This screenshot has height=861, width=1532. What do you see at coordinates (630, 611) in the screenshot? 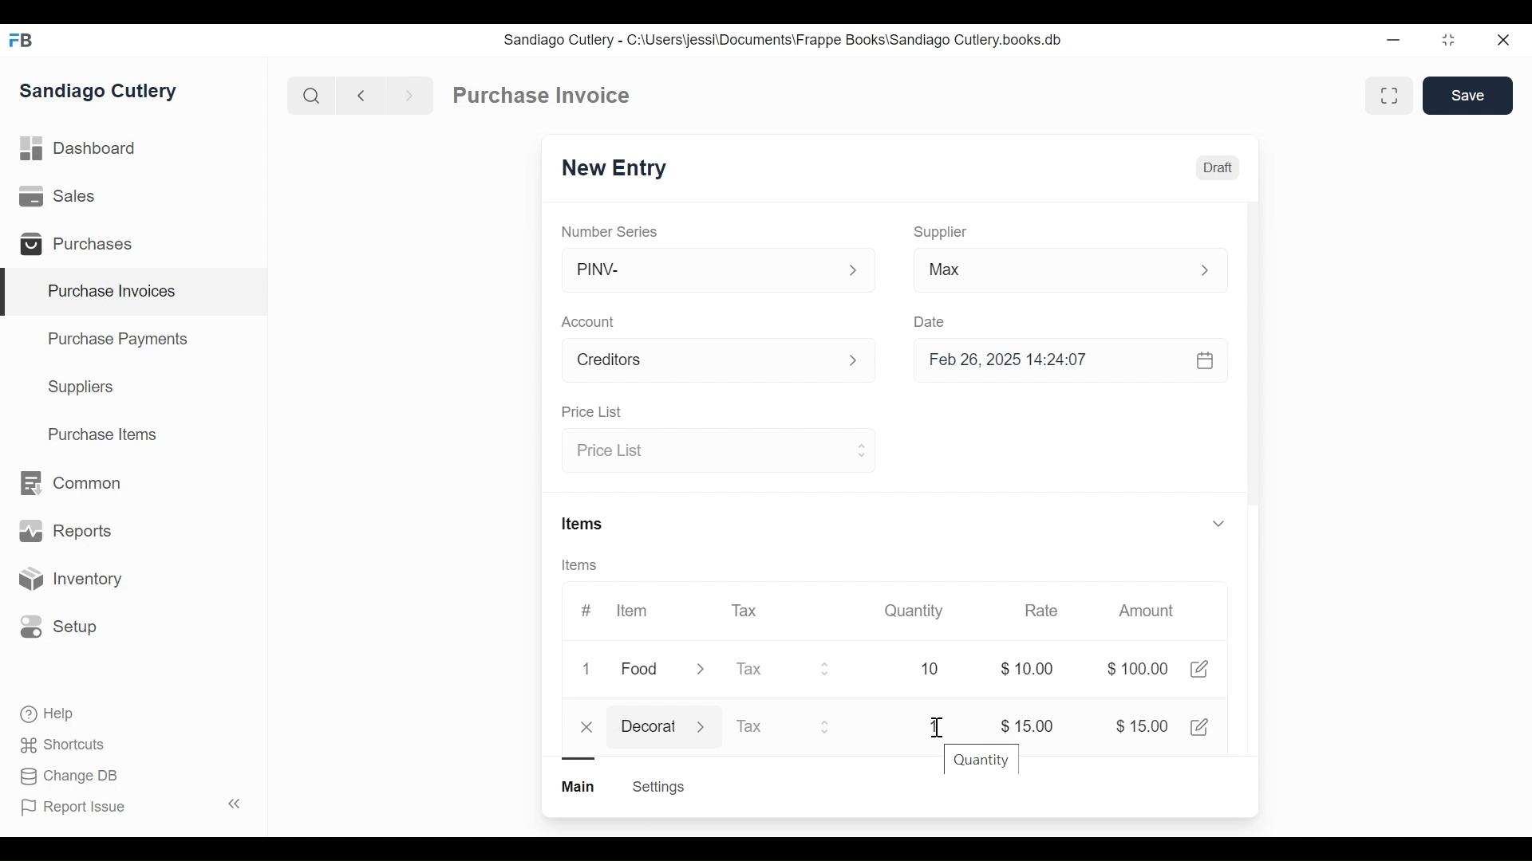
I see `Item` at bounding box center [630, 611].